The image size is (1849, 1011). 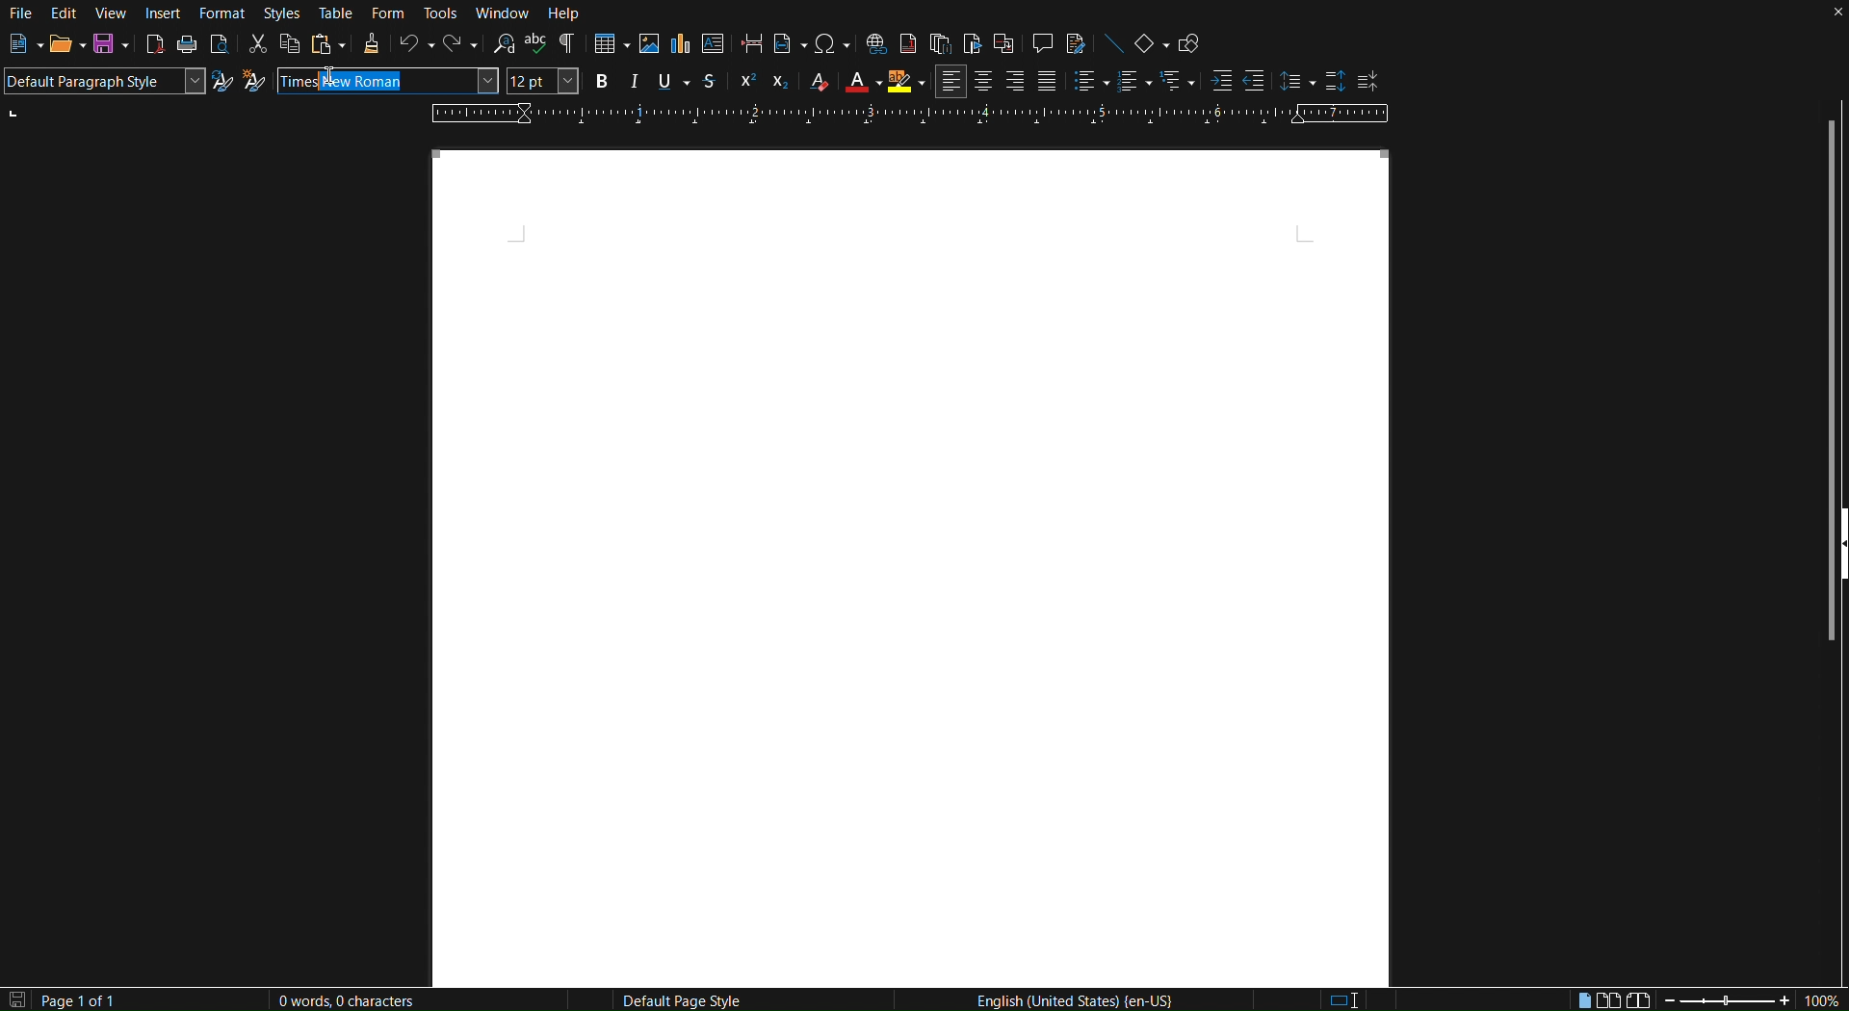 What do you see at coordinates (256, 83) in the screenshot?
I see `New Style from Selection` at bounding box center [256, 83].